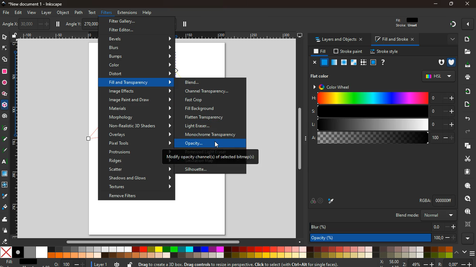  I want to click on select, so click(4, 38).